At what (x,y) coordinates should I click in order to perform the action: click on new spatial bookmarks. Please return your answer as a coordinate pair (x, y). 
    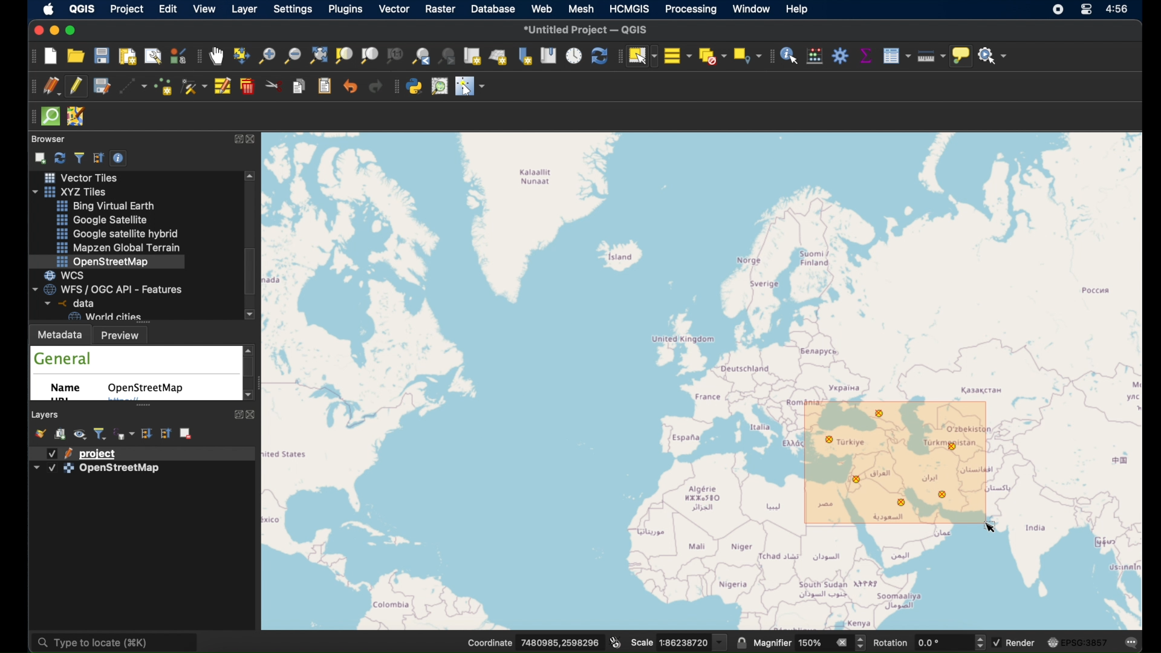
    Looking at the image, I should click on (525, 56).